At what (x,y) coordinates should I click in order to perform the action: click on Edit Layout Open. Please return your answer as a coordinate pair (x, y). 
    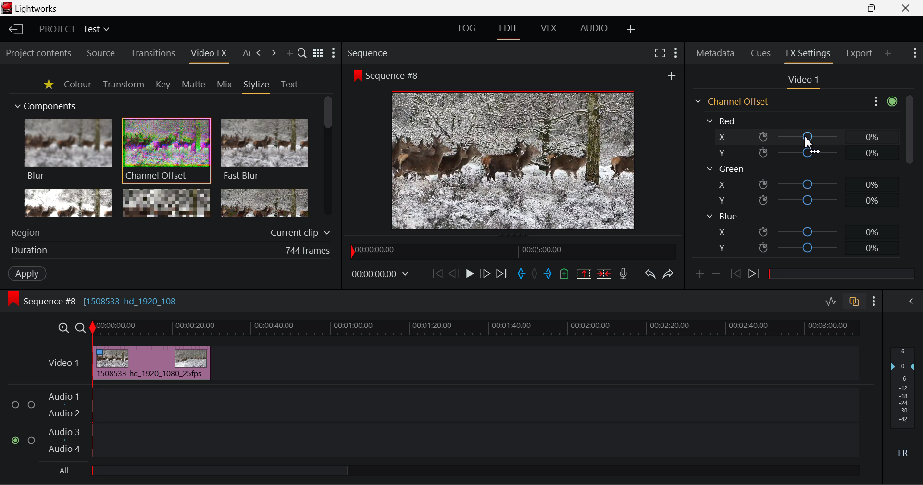
    Looking at the image, I should click on (508, 32).